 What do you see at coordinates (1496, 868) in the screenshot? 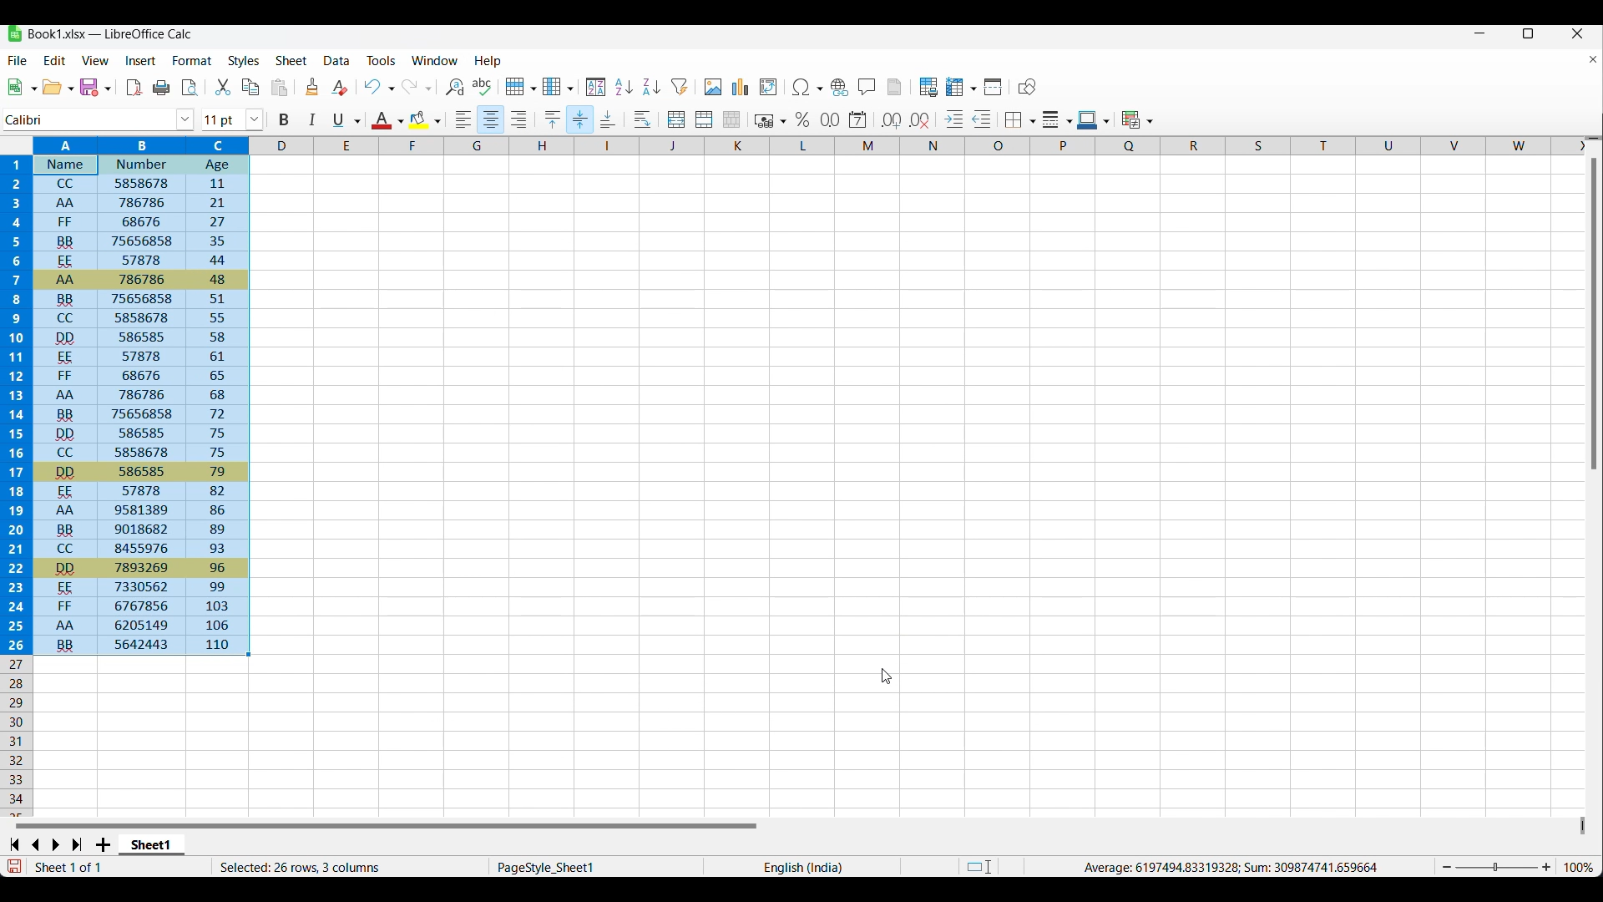
I see `Slider to change zoom` at bounding box center [1496, 868].